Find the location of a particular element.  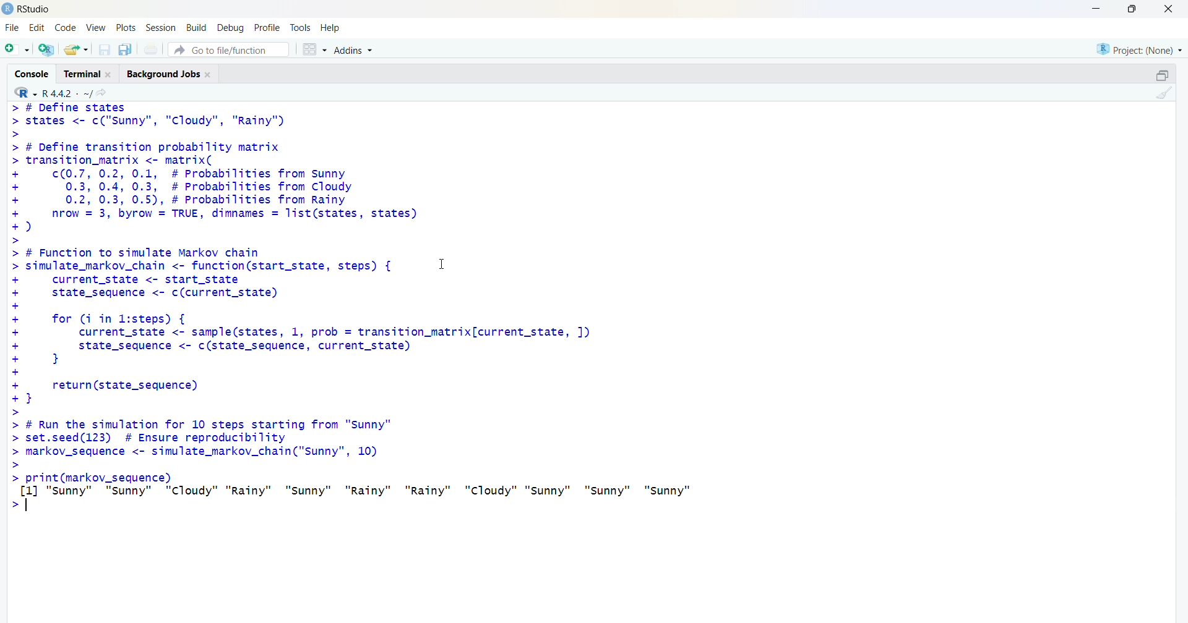

edit is located at coordinates (38, 26).